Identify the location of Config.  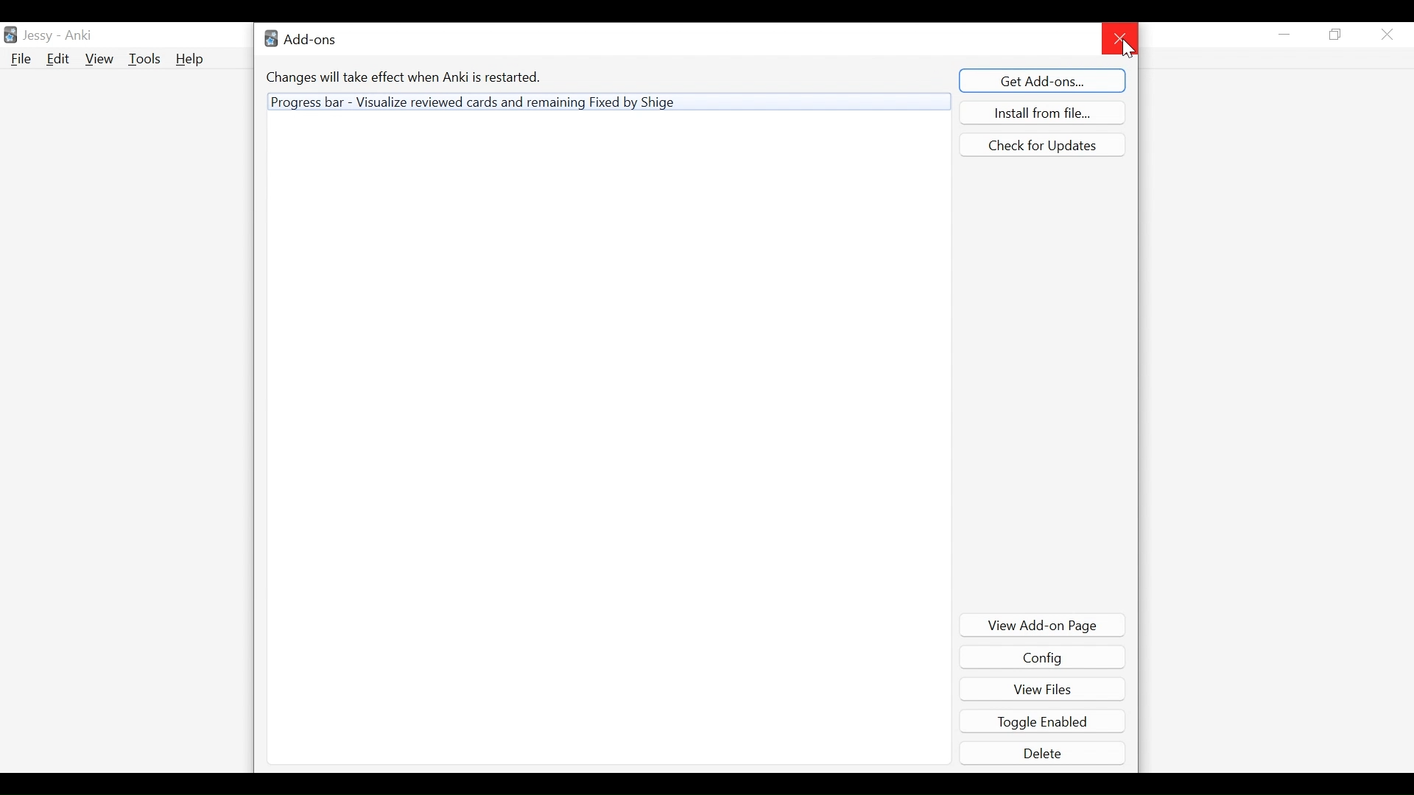
(1042, 658).